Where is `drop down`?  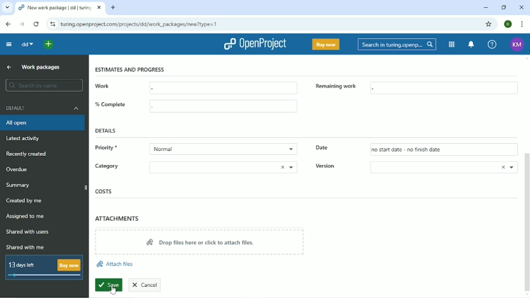
drop down is located at coordinates (292, 167).